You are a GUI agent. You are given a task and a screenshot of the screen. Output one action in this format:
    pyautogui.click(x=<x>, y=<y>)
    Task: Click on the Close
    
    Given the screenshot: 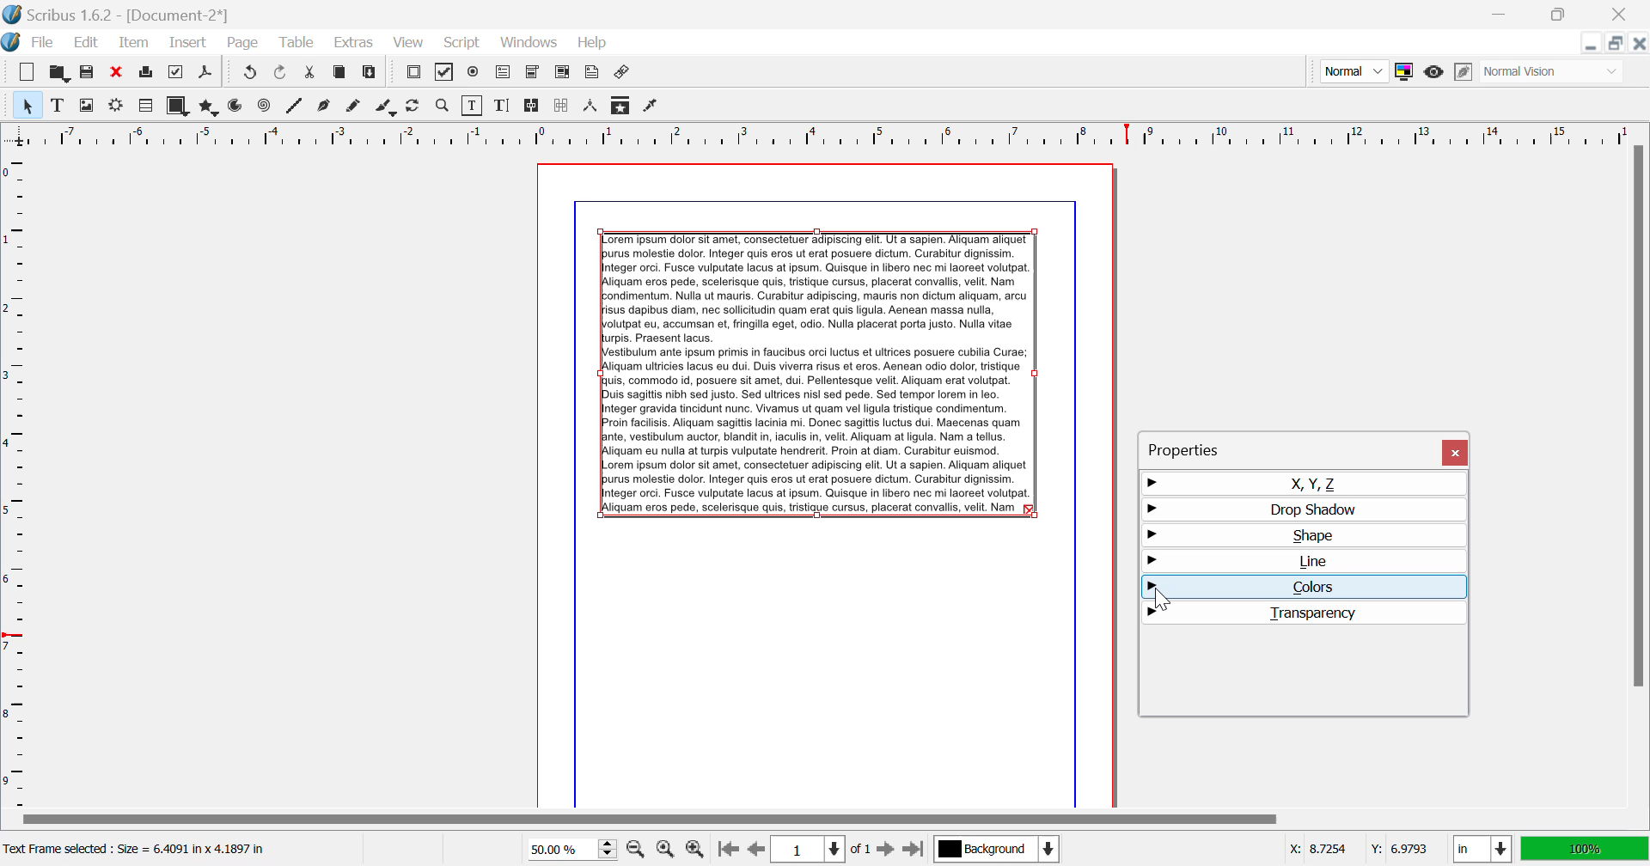 What is the action you would take?
    pyautogui.click(x=1457, y=453)
    